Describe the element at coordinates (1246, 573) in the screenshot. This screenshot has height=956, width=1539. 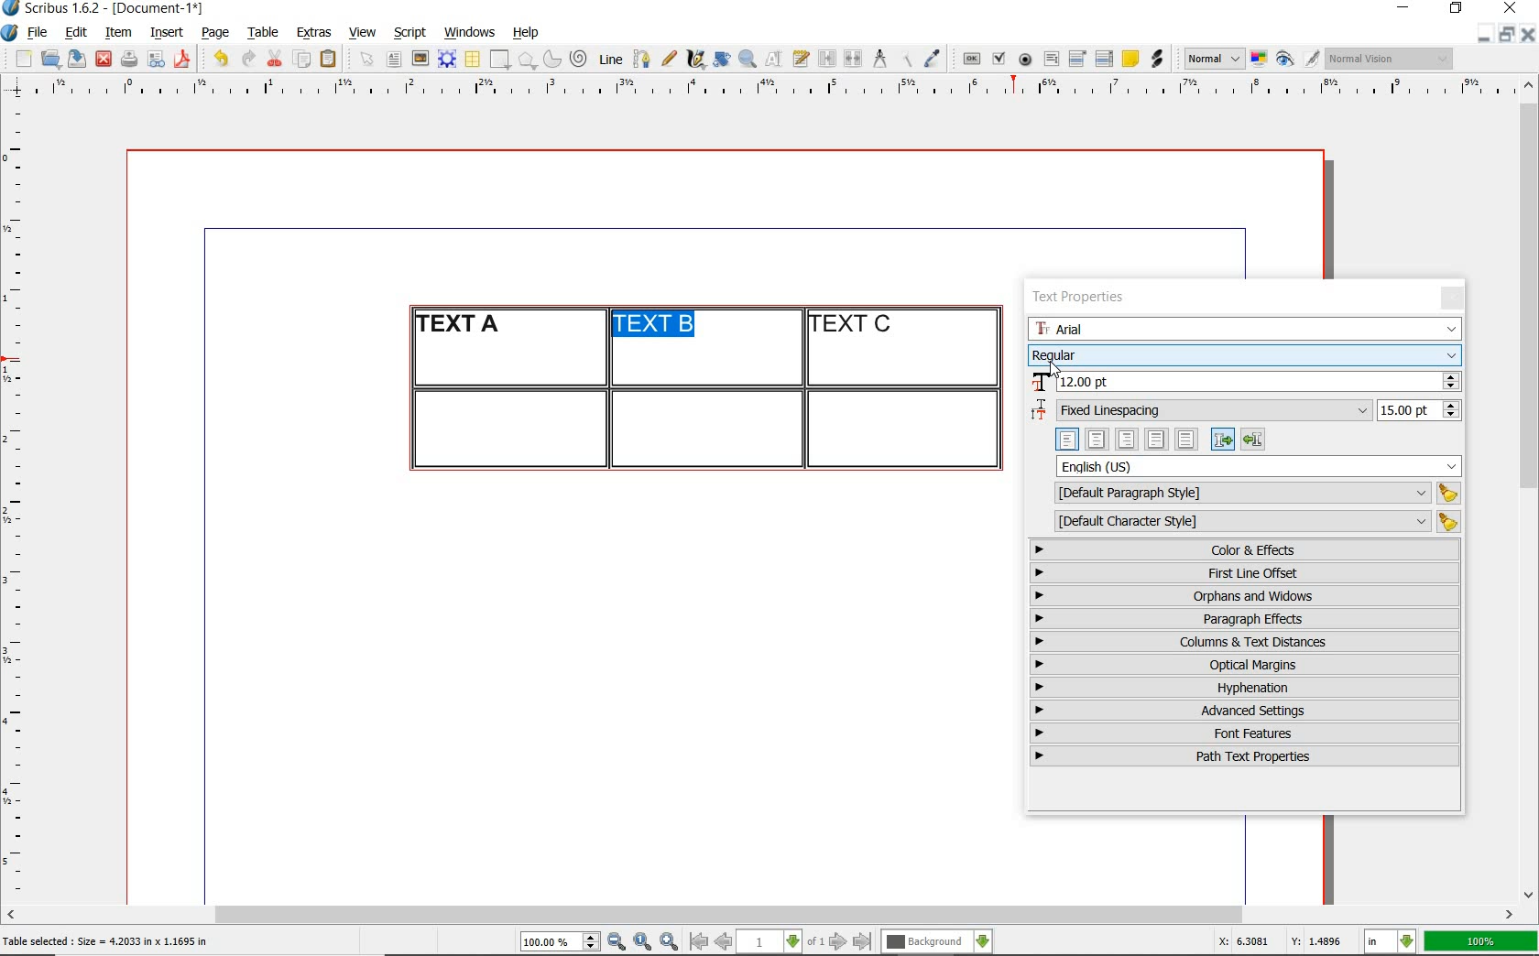
I see `first line offset` at that location.